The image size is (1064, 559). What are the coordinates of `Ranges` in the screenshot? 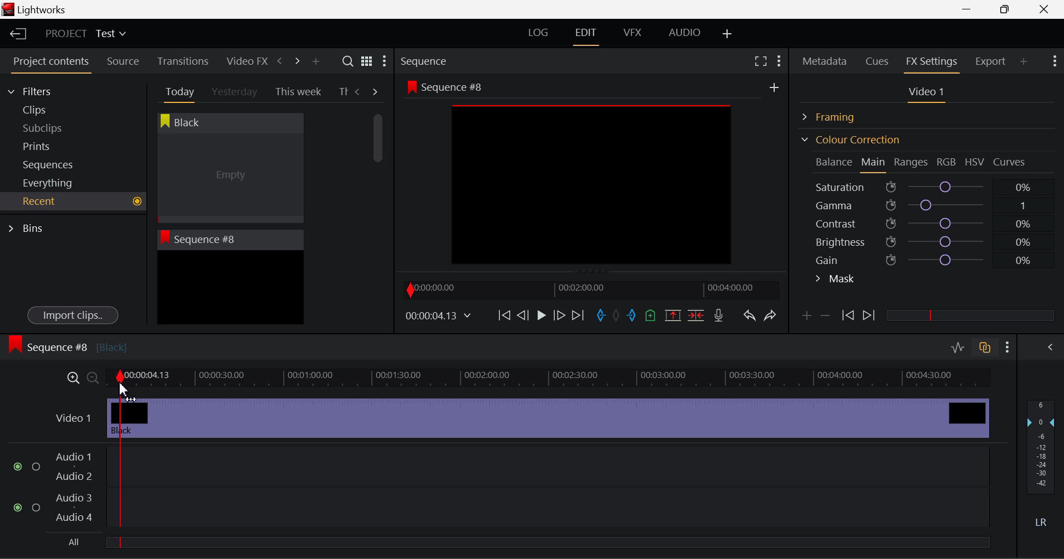 It's located at (911, 163).